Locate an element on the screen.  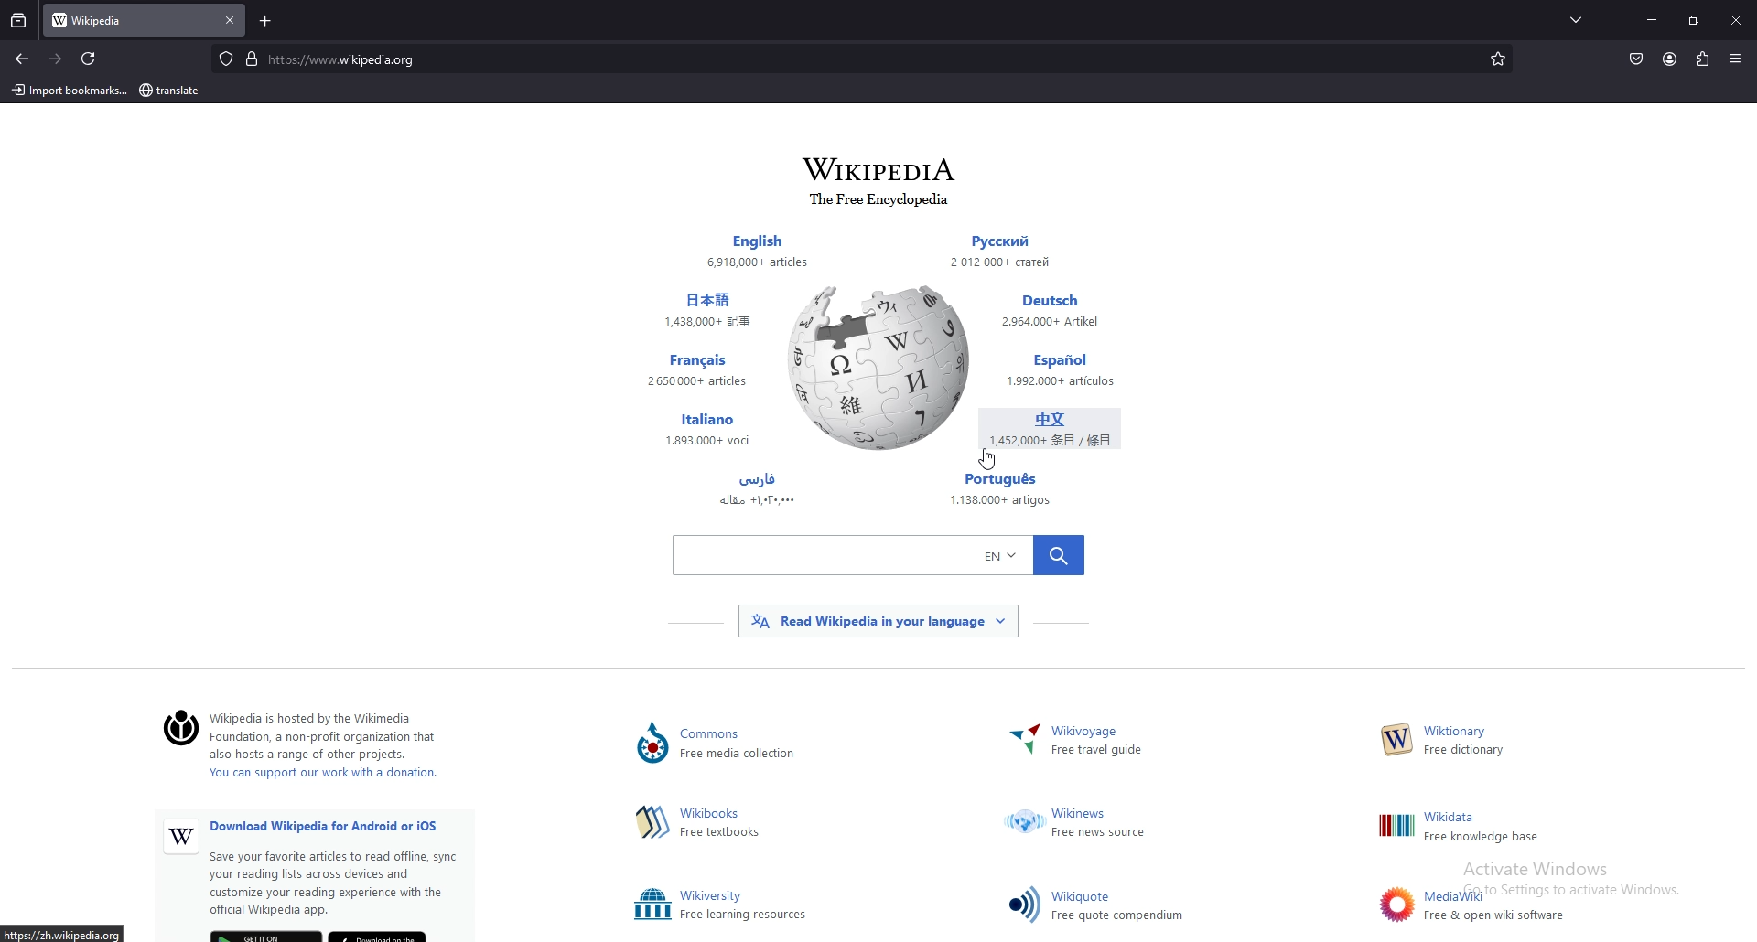
 is located at coordinates (1063, 429).